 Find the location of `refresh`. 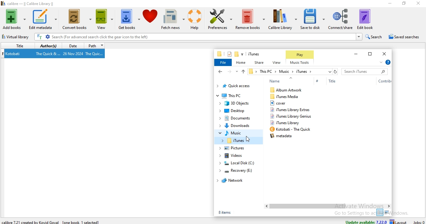

refresh is located at coordinates (335, 71).